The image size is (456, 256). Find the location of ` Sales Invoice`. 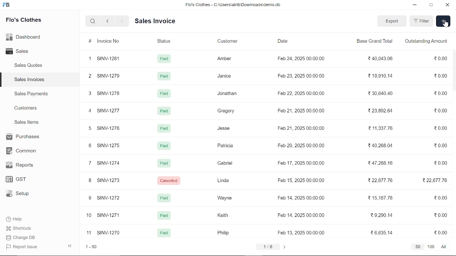

 Sales Invoice is located at coordinates (159, 22).